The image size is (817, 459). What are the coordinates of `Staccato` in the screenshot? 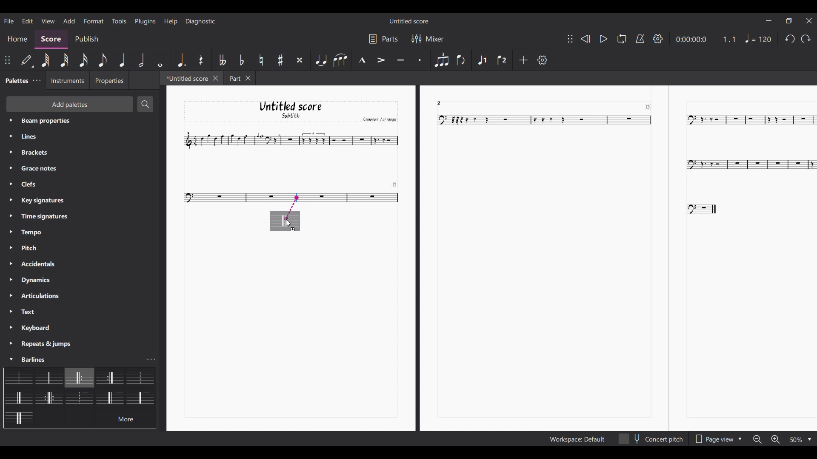 It's located at (420, 60).